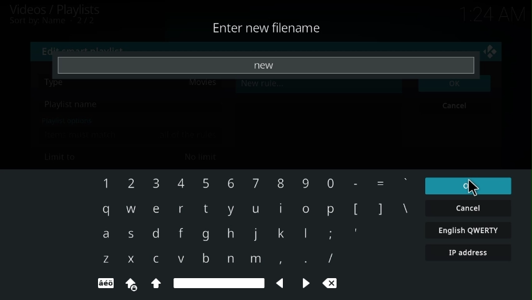 This screenshot has width=532, height=300. What do you see at coordinates (206, 183) in the screenshot?
I see `5` at bounding box center [206, 183].